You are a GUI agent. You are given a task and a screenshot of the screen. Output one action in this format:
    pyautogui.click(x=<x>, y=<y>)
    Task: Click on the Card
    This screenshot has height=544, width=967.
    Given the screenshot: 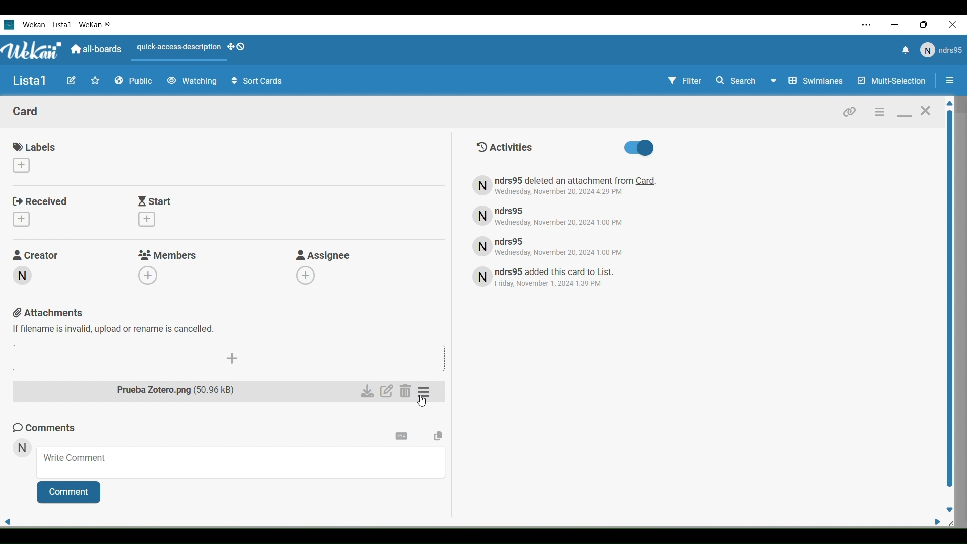 What is the action you would take?
    pyautogui.click(x=26, y=111)
    